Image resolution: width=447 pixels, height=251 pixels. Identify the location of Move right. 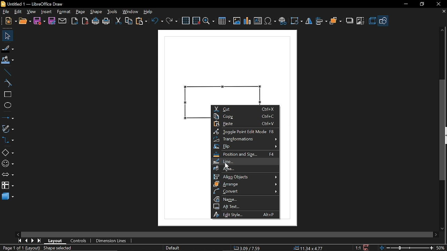
(435, 235).